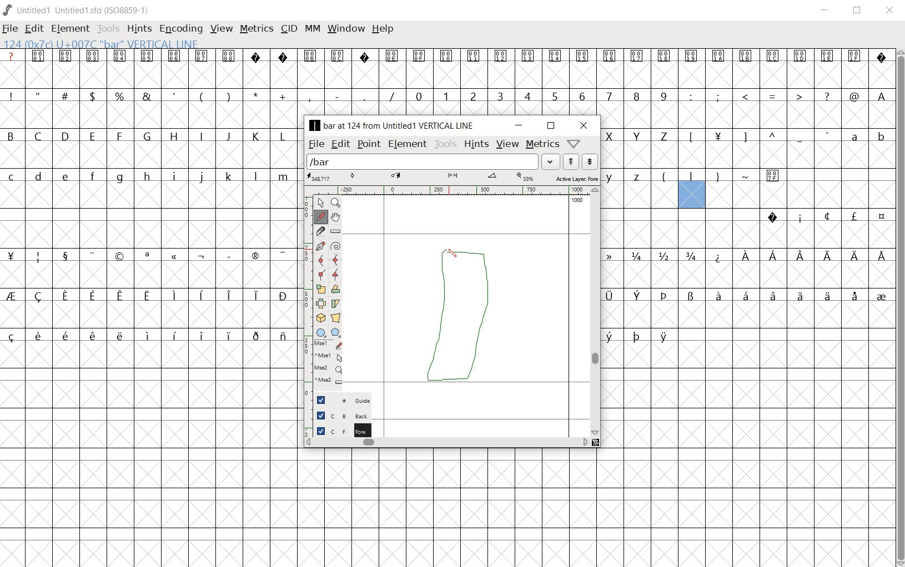  I want to click on empty cells, so click(746, 274).